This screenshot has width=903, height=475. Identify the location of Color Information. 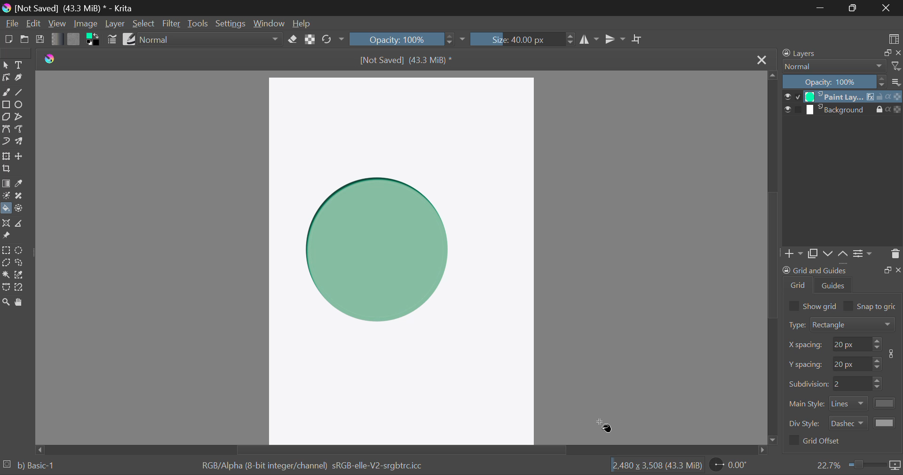
(309, 467).